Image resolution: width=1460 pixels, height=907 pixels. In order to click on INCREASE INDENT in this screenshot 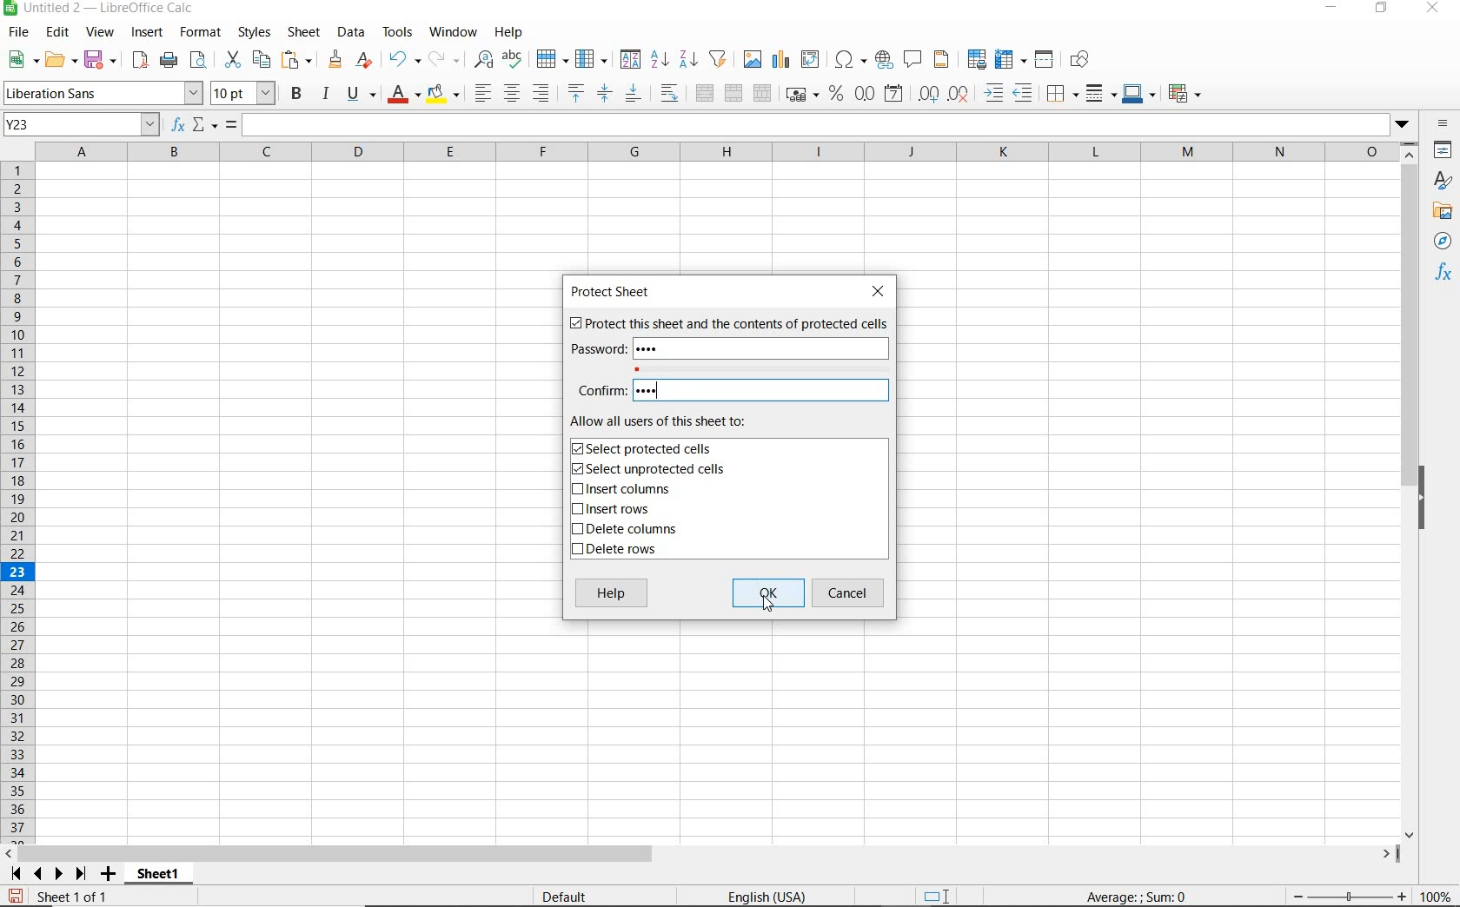, I will do `click(994, 95)`.